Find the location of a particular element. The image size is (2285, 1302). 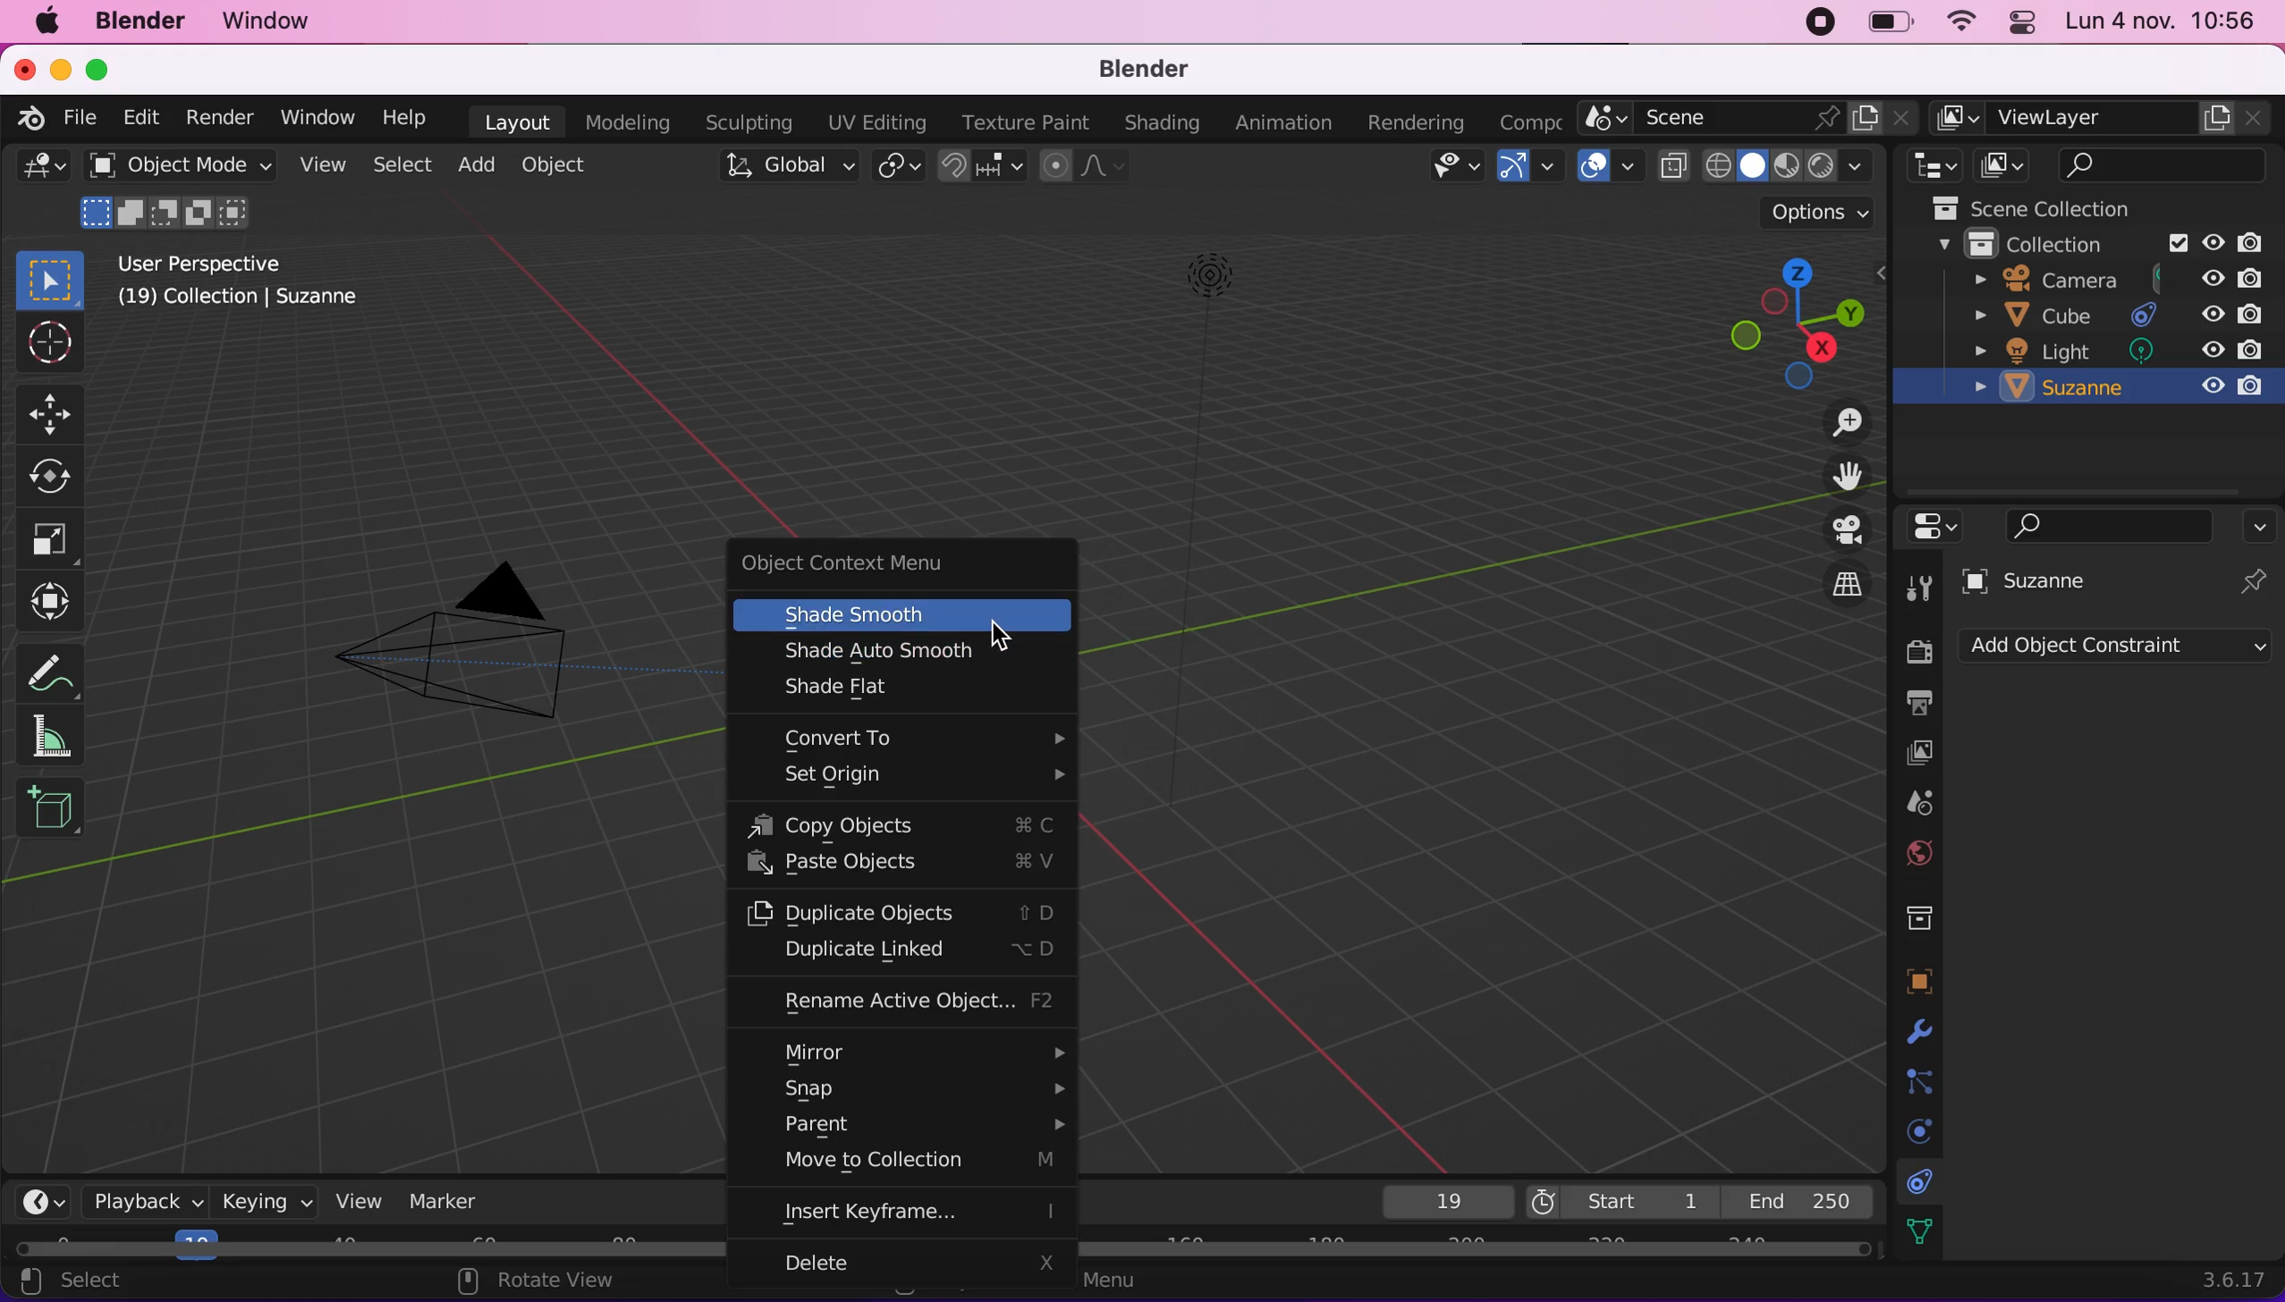

rendering is located at coordinates (1417, 118).